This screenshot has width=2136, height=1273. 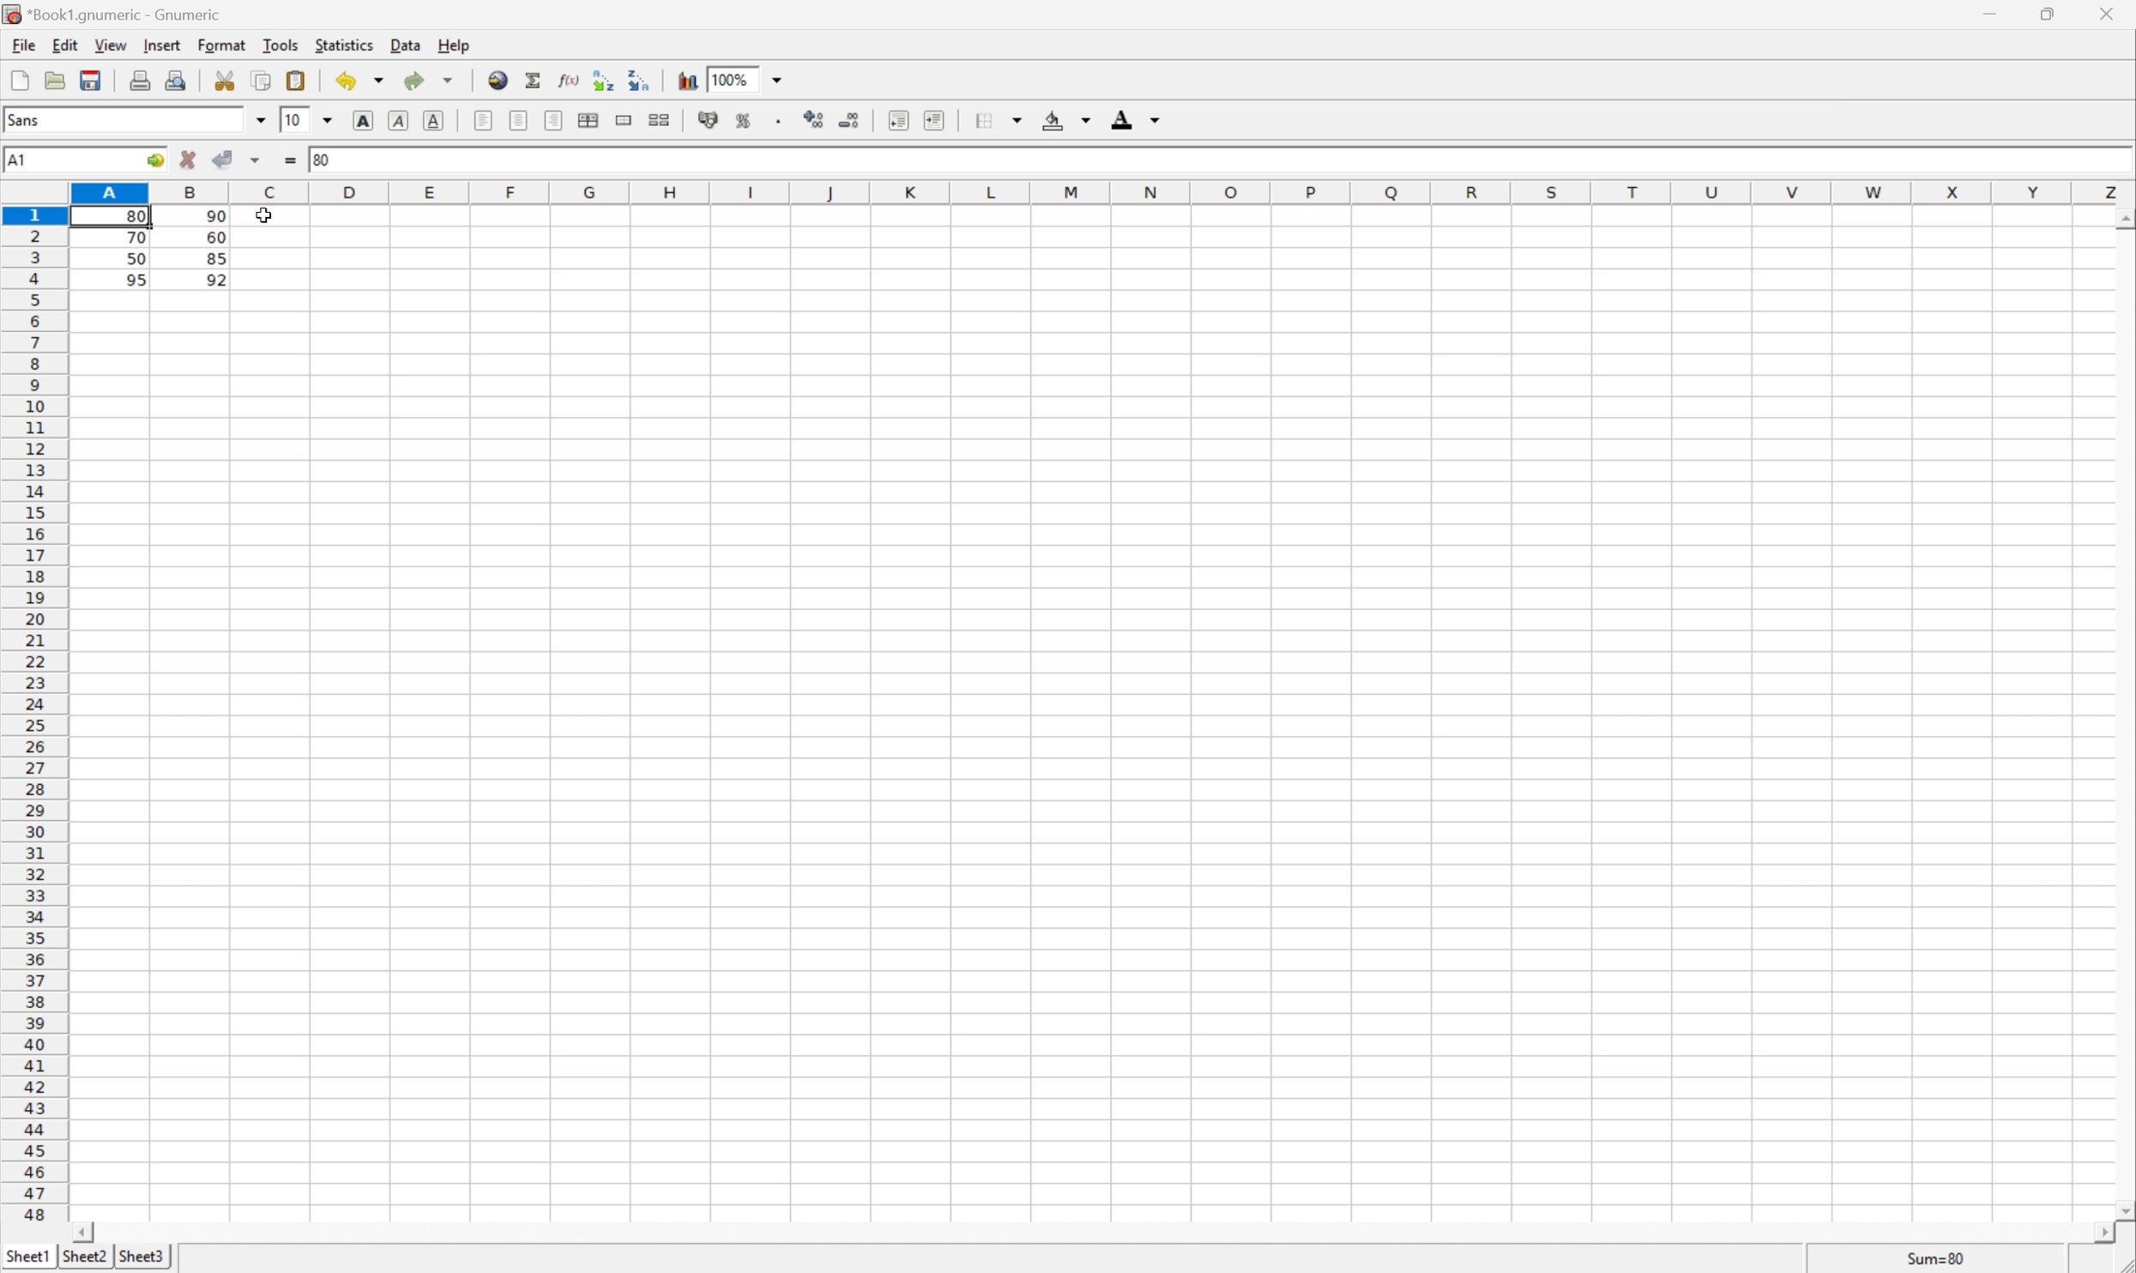 I want to click on Drop Down, so click(x=376, y=81).